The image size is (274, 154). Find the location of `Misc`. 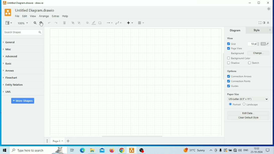

Misc is located at coordinates (8, 49).